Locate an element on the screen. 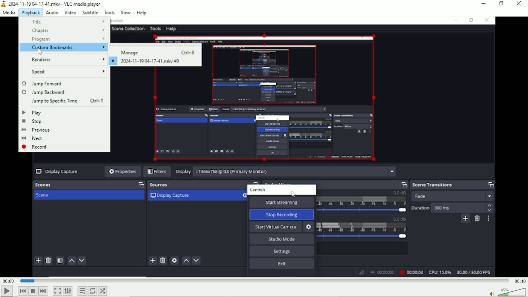 This screenshot has height=297, width=528. Title is located at coordinates (67, 22).